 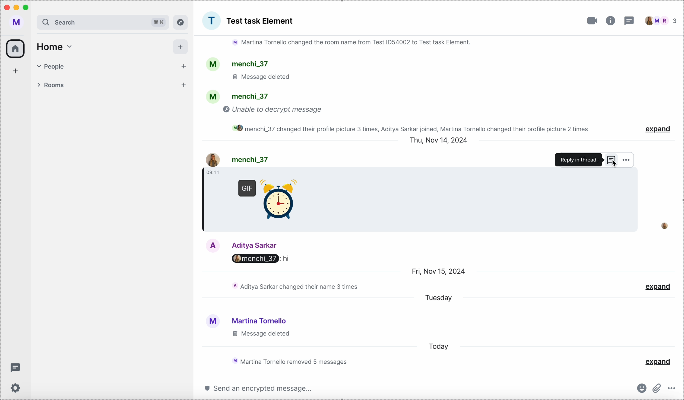 I want to click on add, so click(x=17, y=71).